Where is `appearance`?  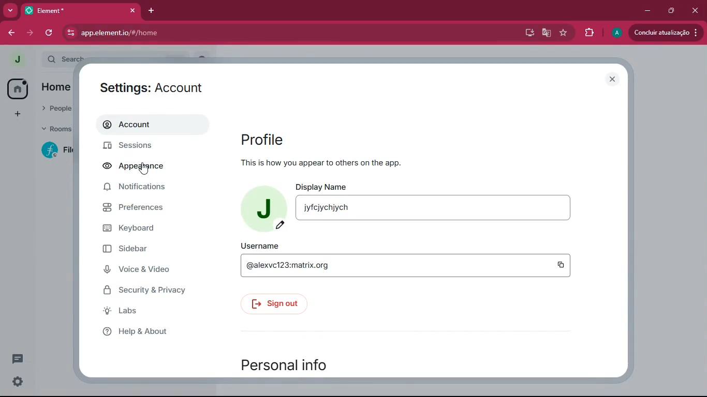 appearance is located at coordinates (141, 167).